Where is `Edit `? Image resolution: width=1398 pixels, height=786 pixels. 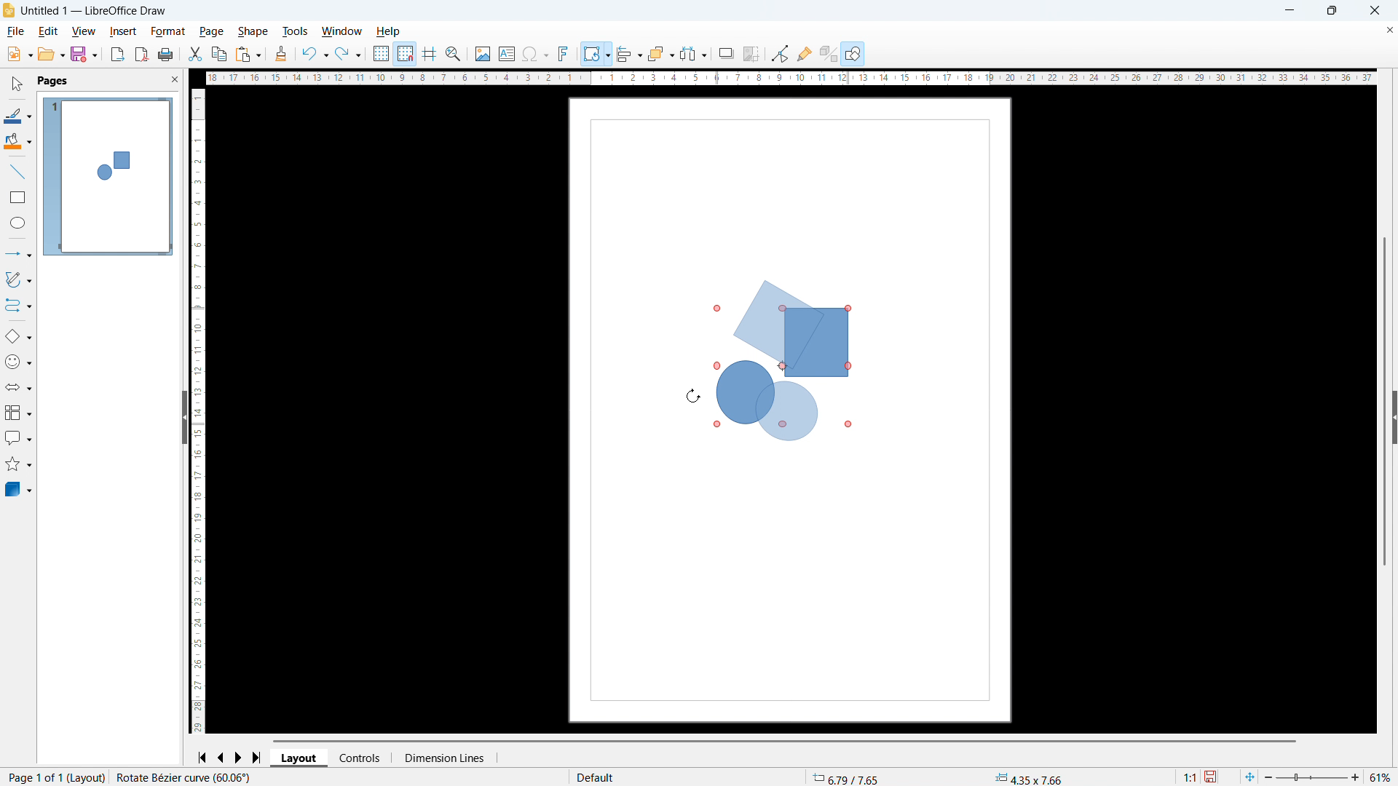 Edit  is located at coordinates (50, 32).